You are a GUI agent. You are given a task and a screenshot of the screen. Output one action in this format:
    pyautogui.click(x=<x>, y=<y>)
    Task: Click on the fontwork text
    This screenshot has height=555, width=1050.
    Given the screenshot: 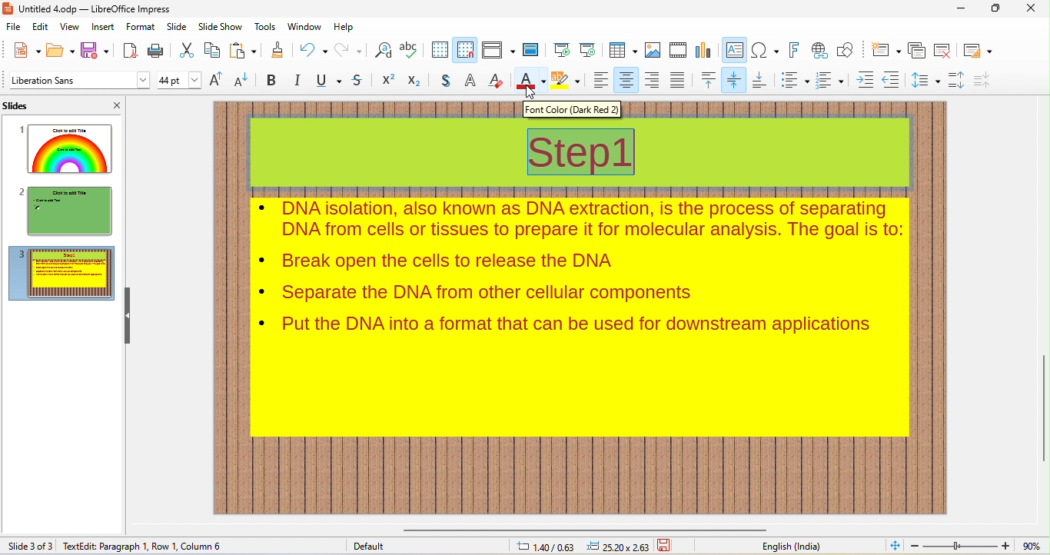 What is the action you would take?
    pyautogui.click(x=792, y=49)
    